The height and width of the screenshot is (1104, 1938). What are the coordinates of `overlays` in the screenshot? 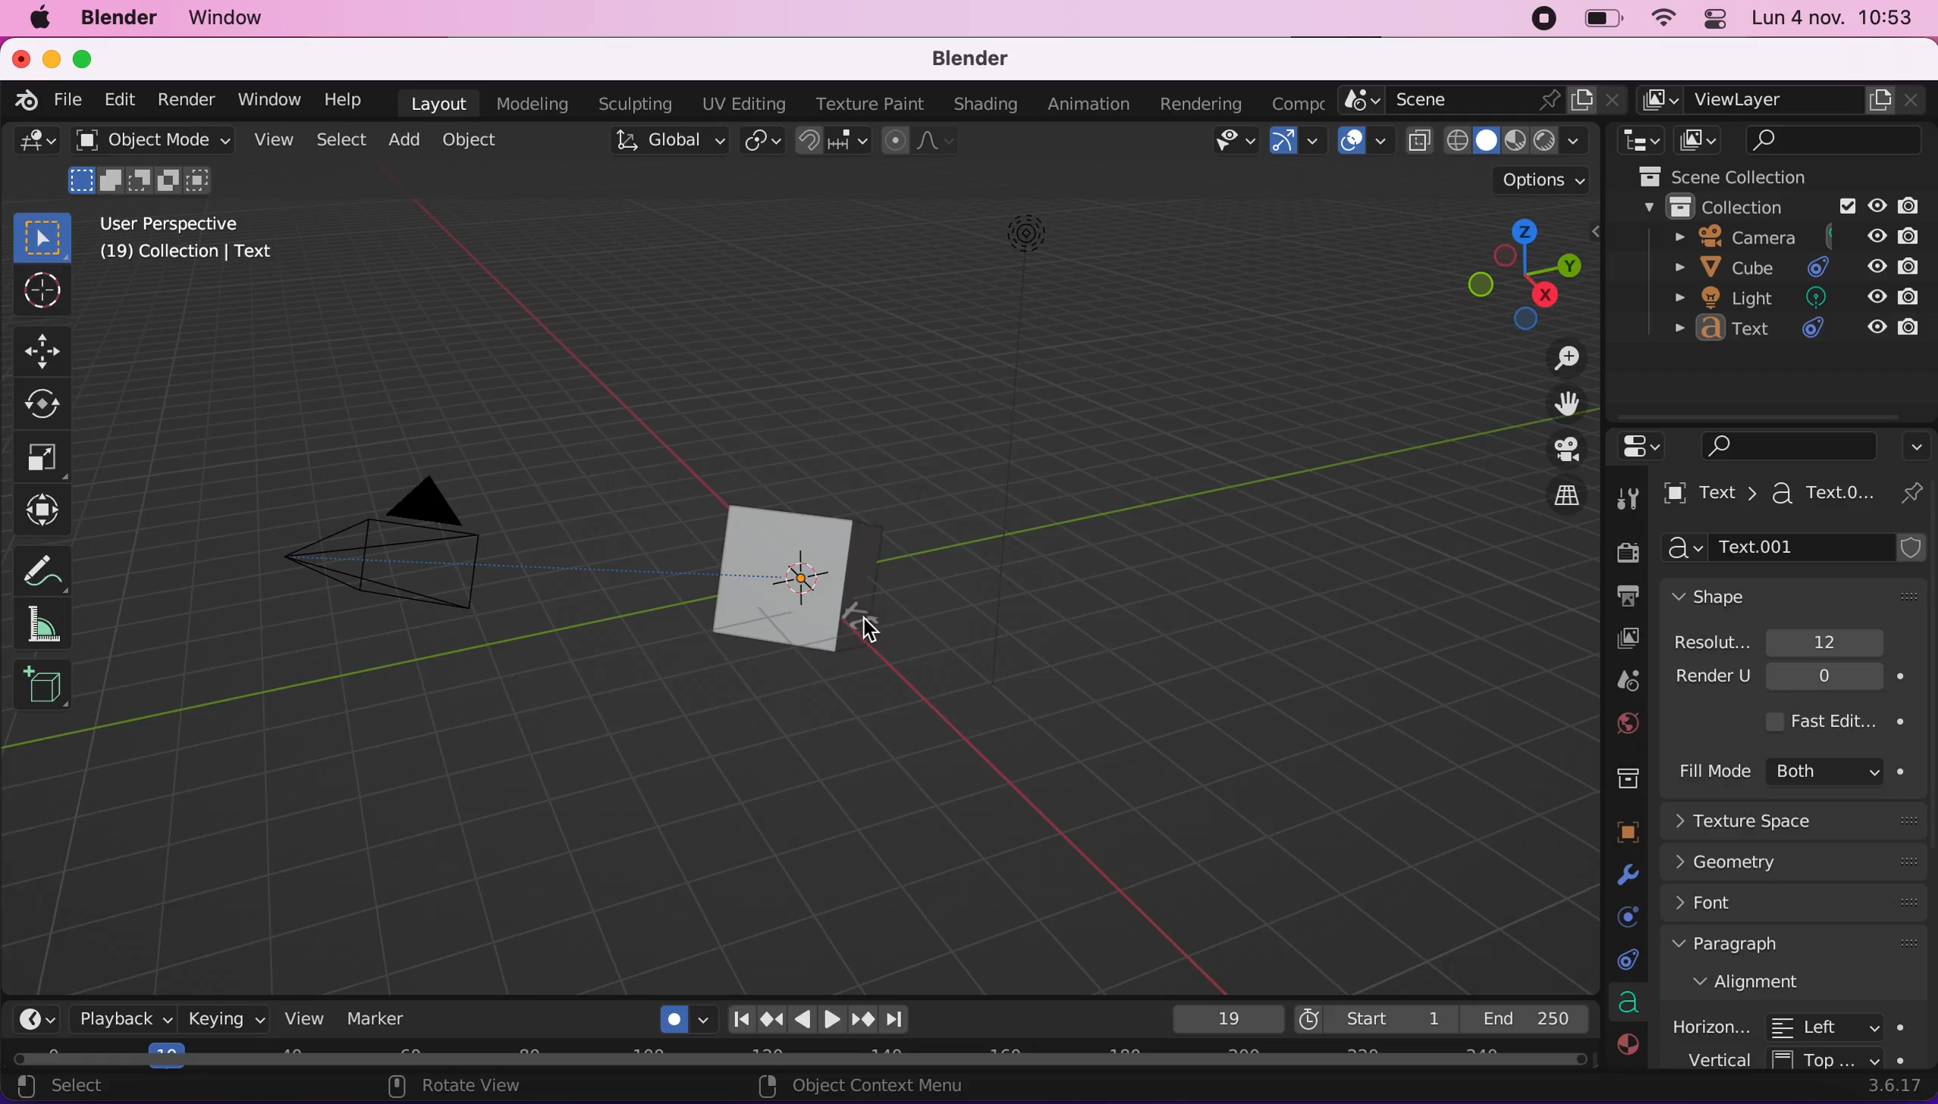 It's located at (1365, 140).